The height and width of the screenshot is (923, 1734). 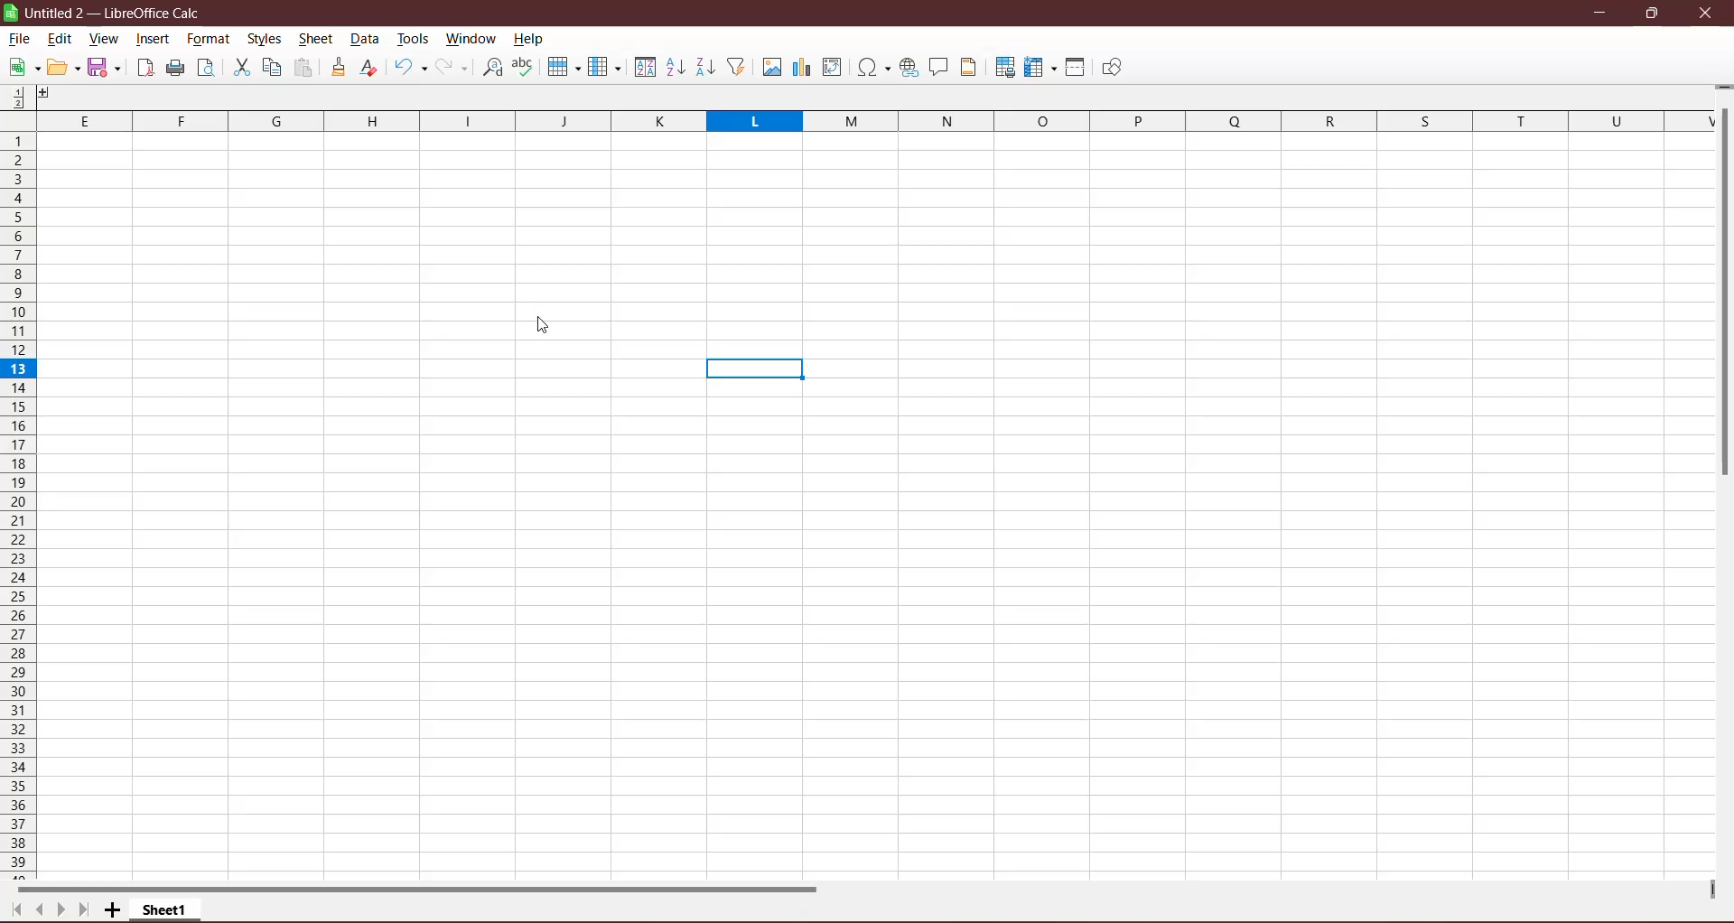 What do you see at coordinates (1112, 68) in the screenshot?
I see `Show Draw Functions` at bounding box center [1112, 68].